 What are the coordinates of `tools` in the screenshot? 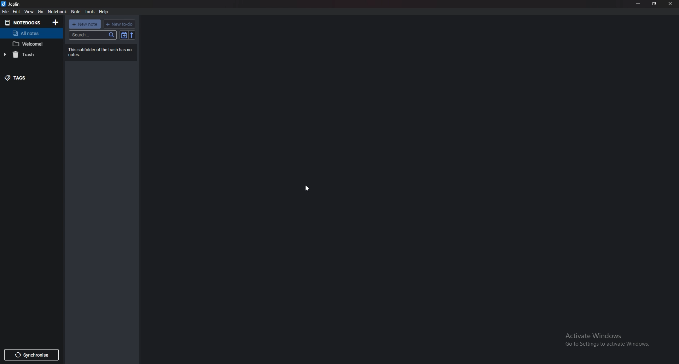 It's located at (90, 12).